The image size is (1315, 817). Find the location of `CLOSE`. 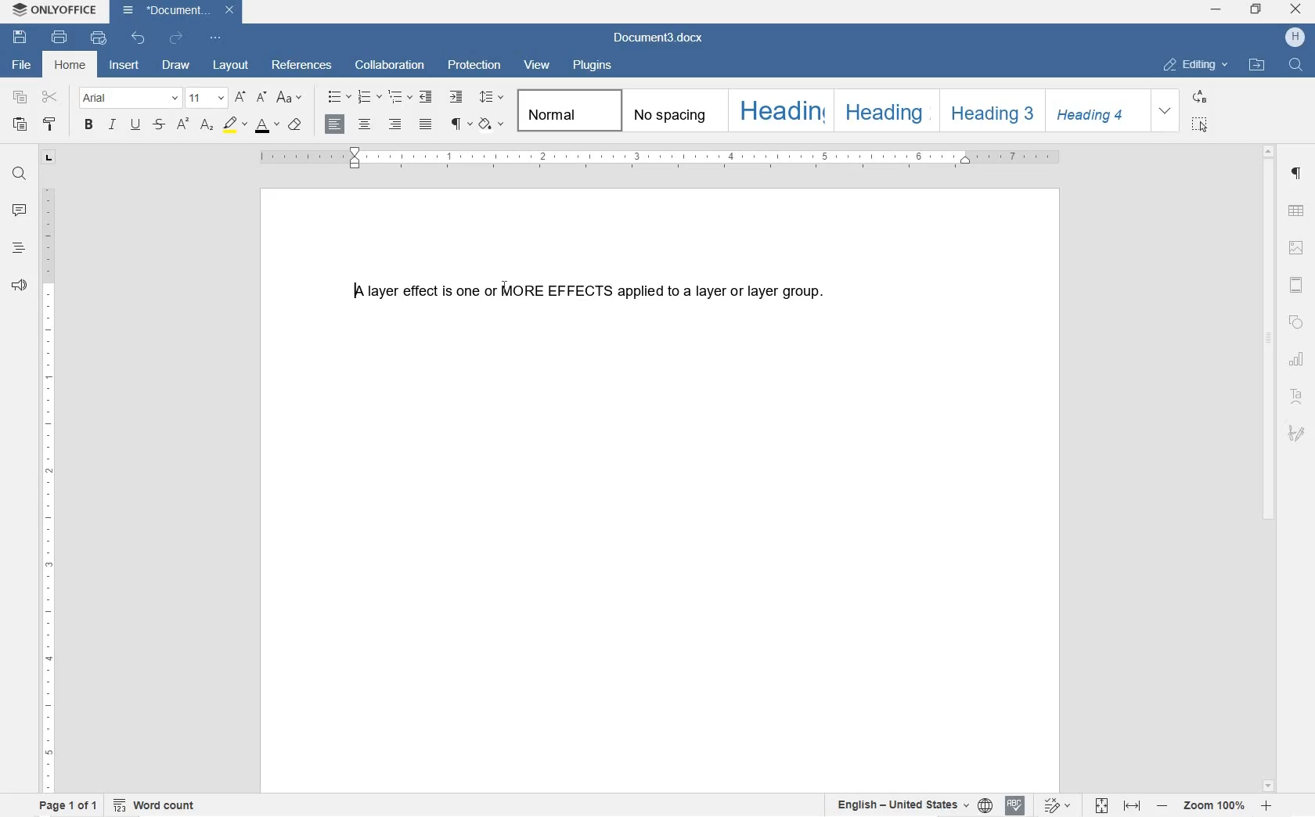

CLOSE is located at coordinates (1296, 11).